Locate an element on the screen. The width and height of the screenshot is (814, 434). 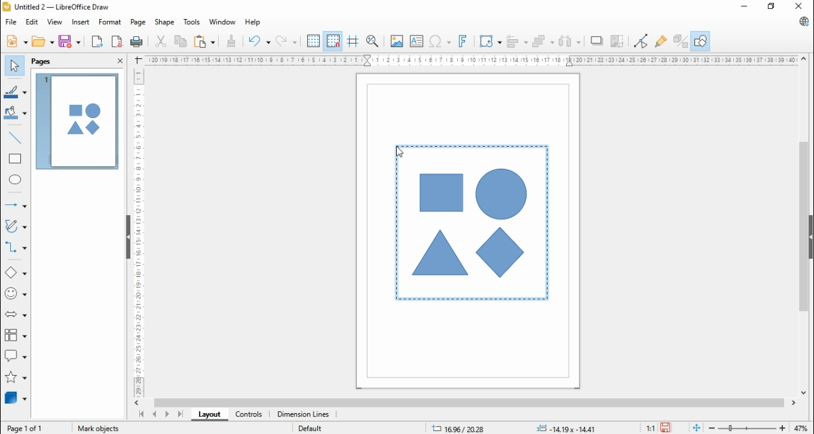
window is located at coordinates (223, 22).